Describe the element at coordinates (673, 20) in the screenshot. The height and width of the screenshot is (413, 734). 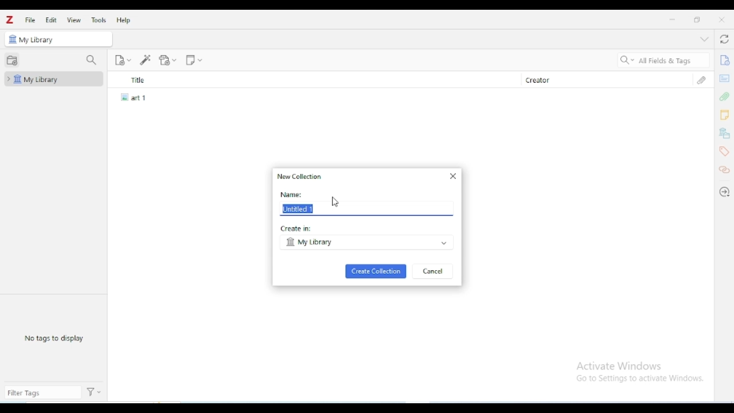
I see `minimize` at that location.